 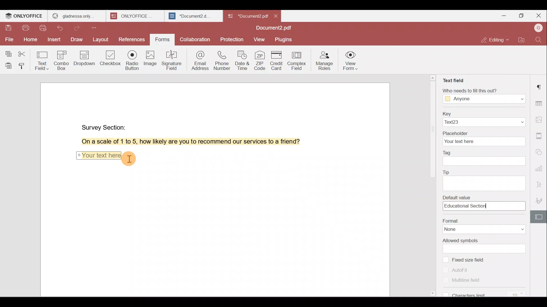 What do you see at coordinates (77, 40) in the screenshot?
I see `Draw` at bounding box center [77, 40].